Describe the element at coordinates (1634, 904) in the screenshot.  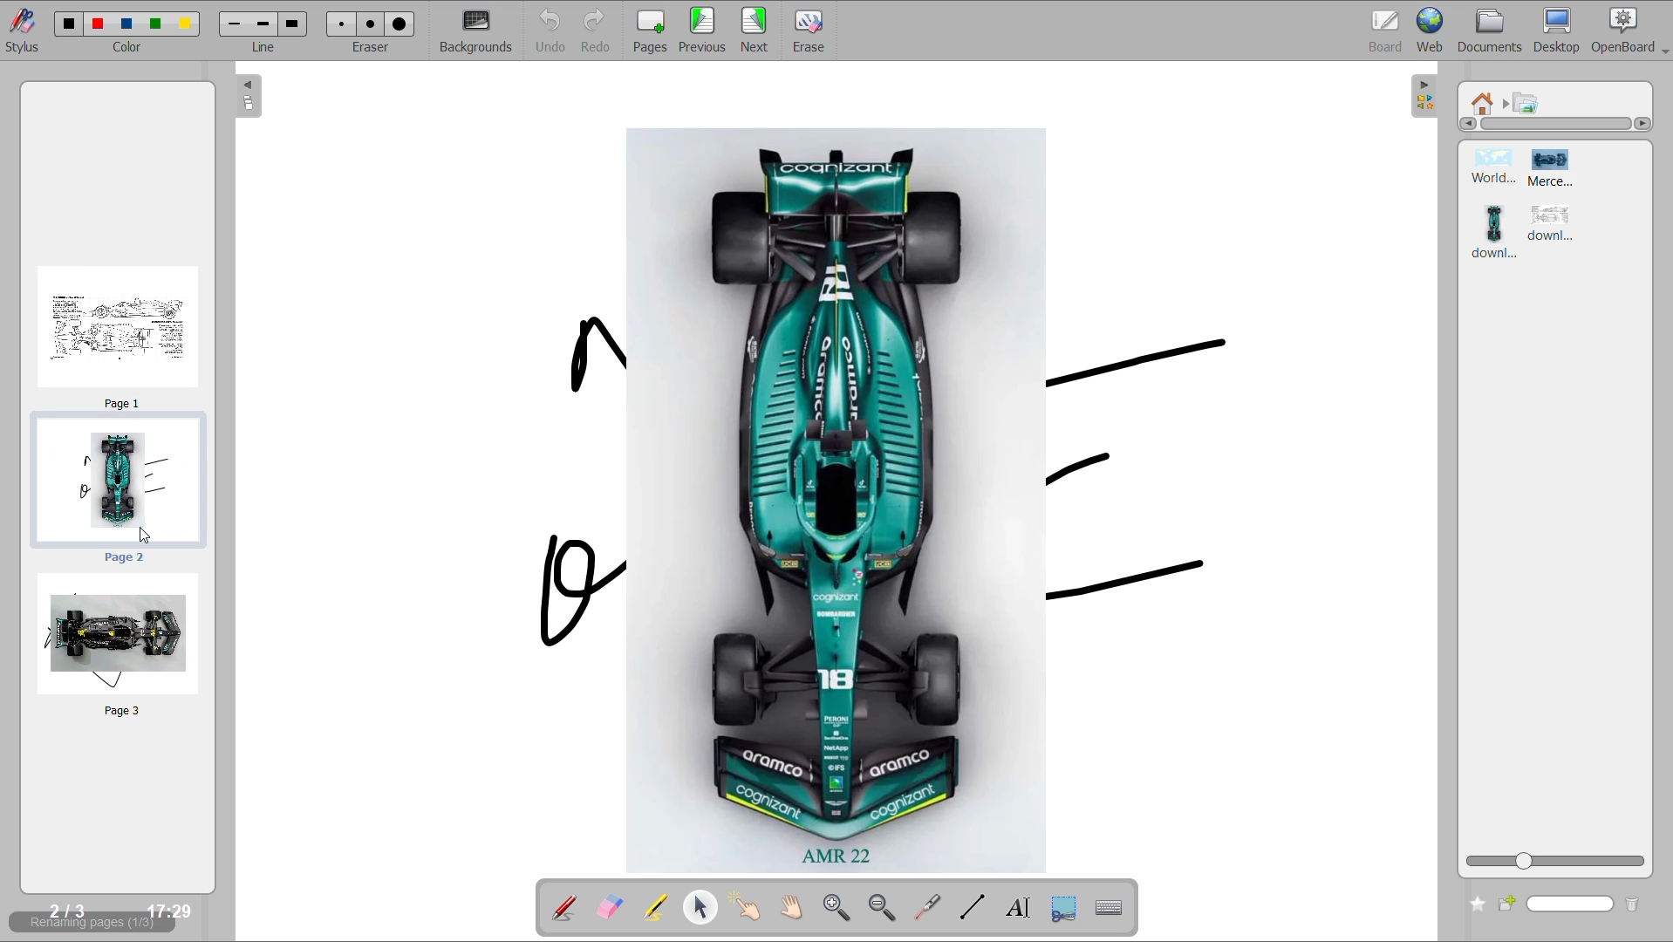
I see `delete` at that location.